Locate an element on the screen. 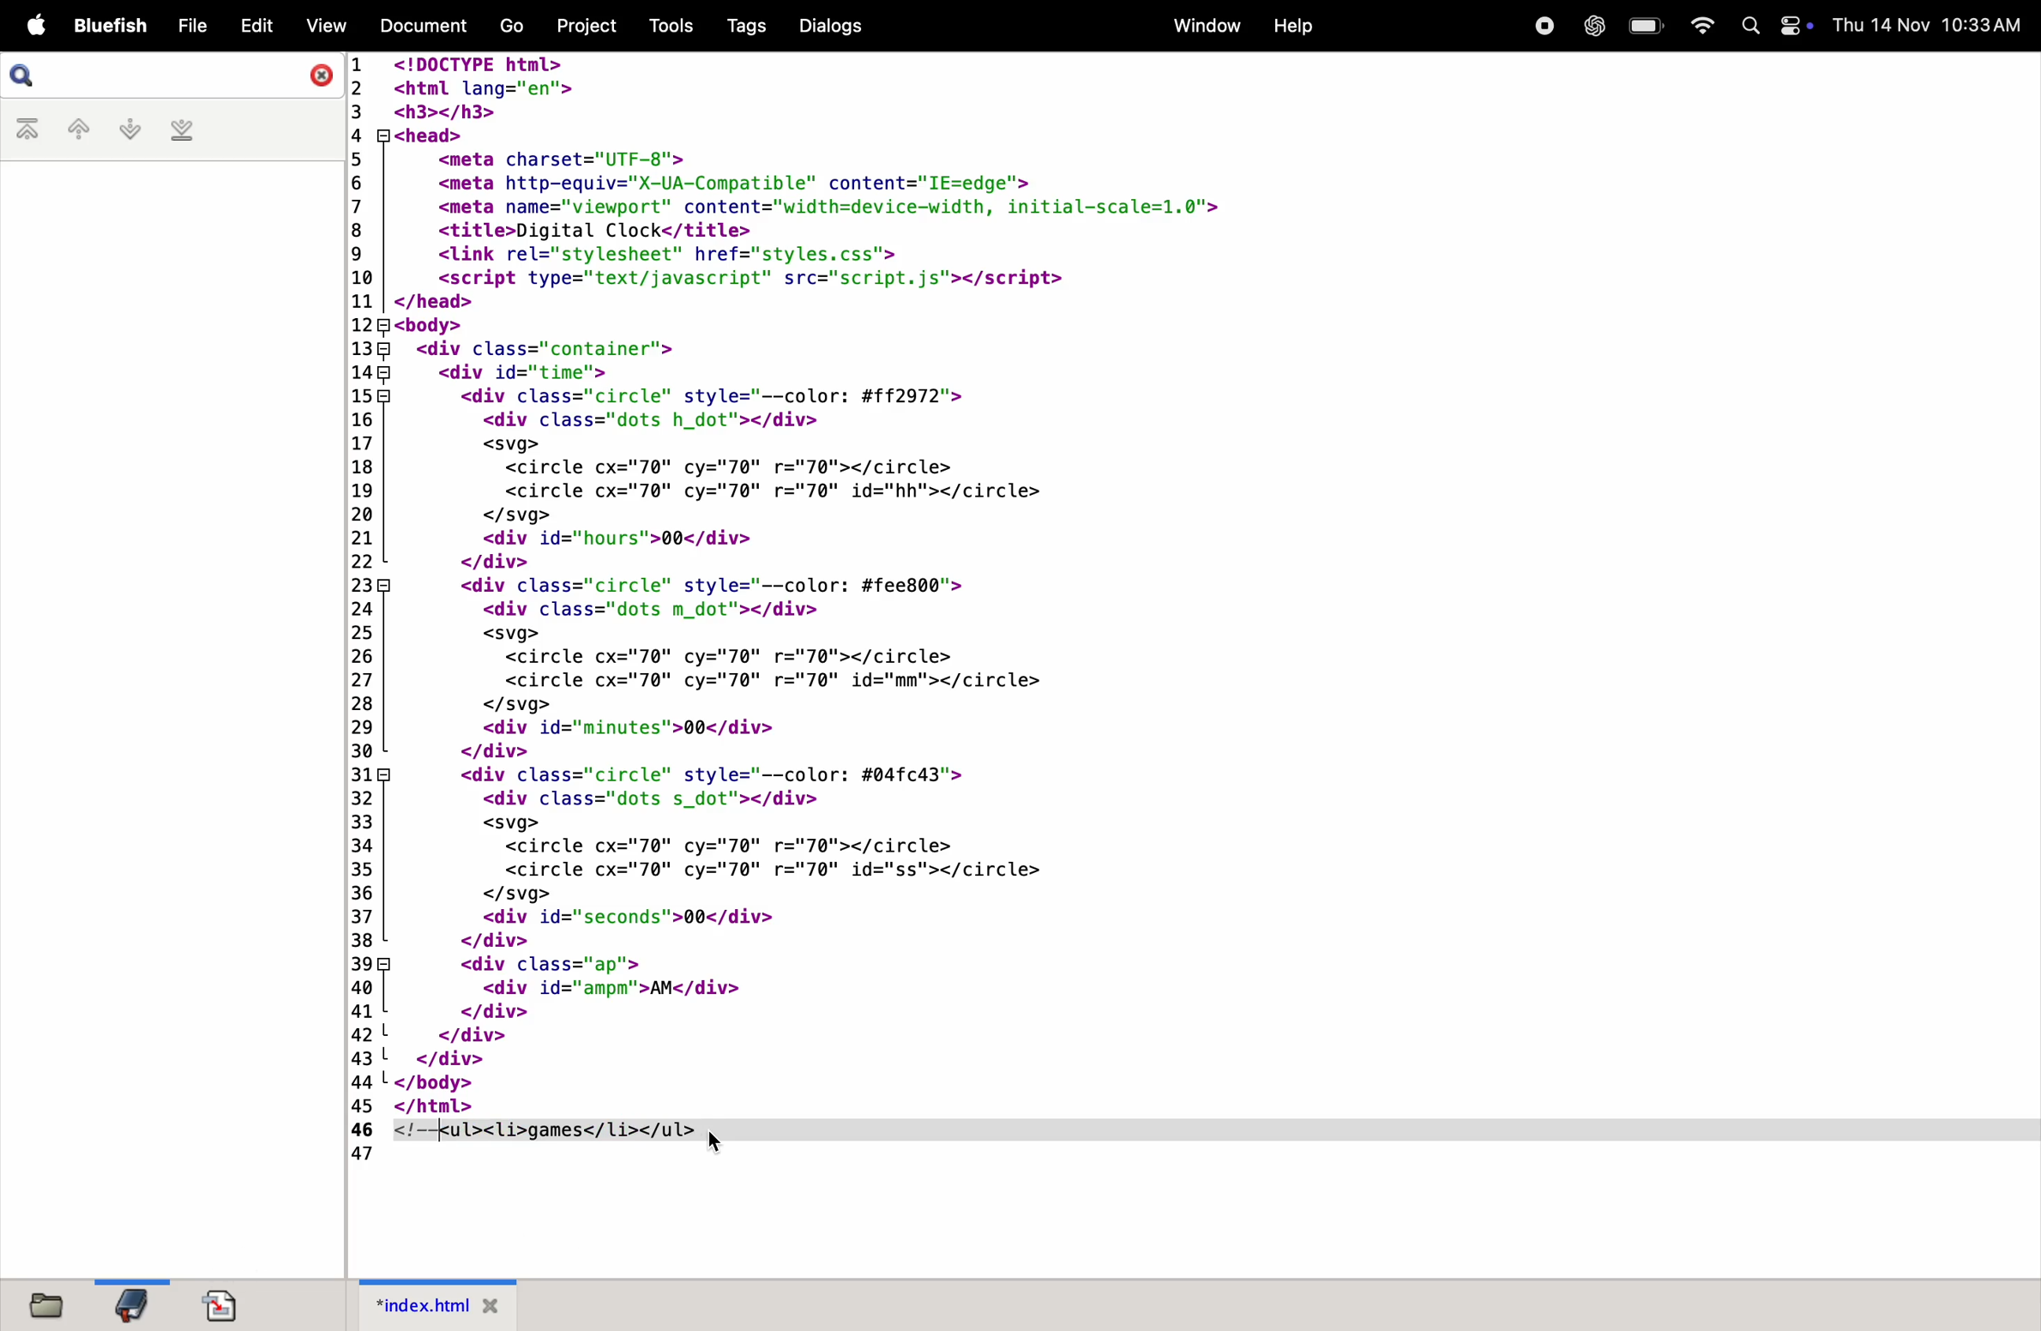 The height and width of the screenshot is (1331, 2041). battery is located at coordinates (1642, 27).